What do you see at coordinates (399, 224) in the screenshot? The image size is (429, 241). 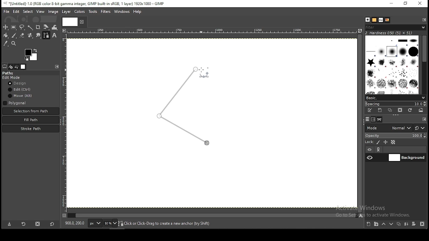 I see `duplicate layer` at bounding box center [399, 224].